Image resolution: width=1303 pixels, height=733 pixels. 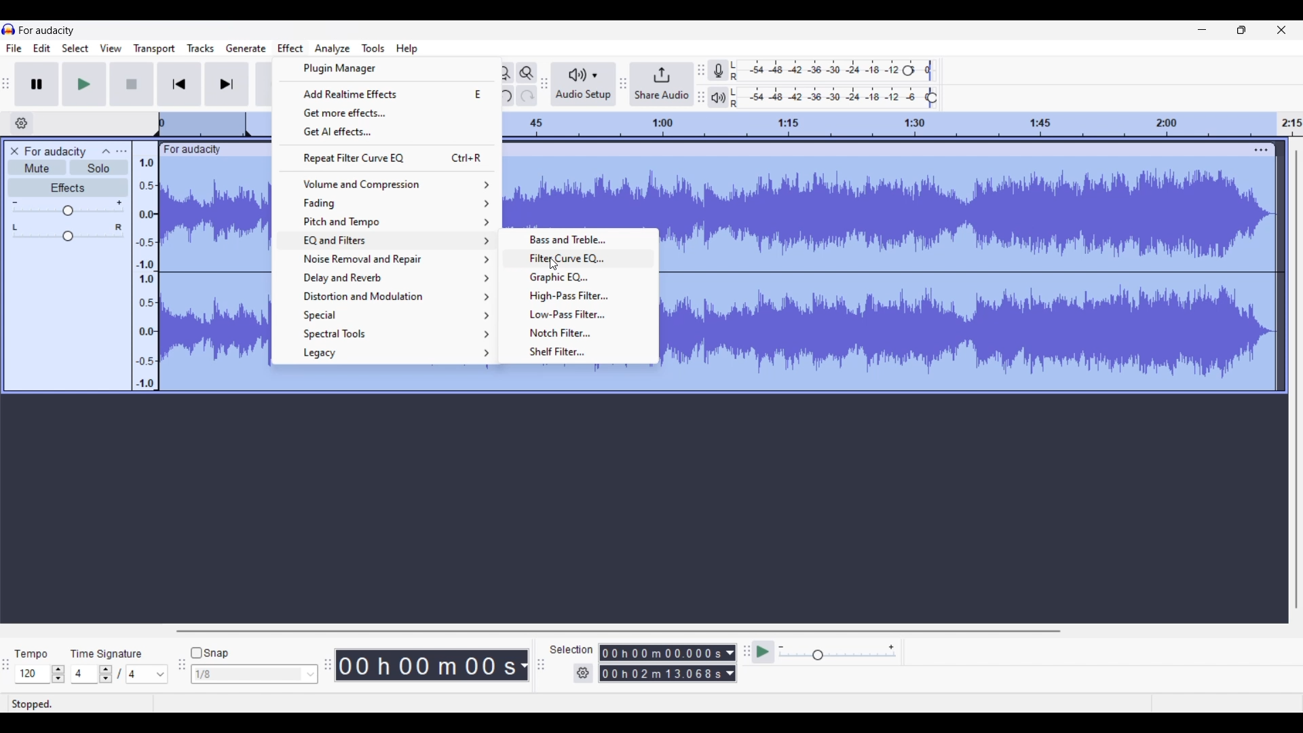 What do you see at coordinates (22, 123) in the screenshot?
I see `Timeline options` at bounding box center [22, 123].